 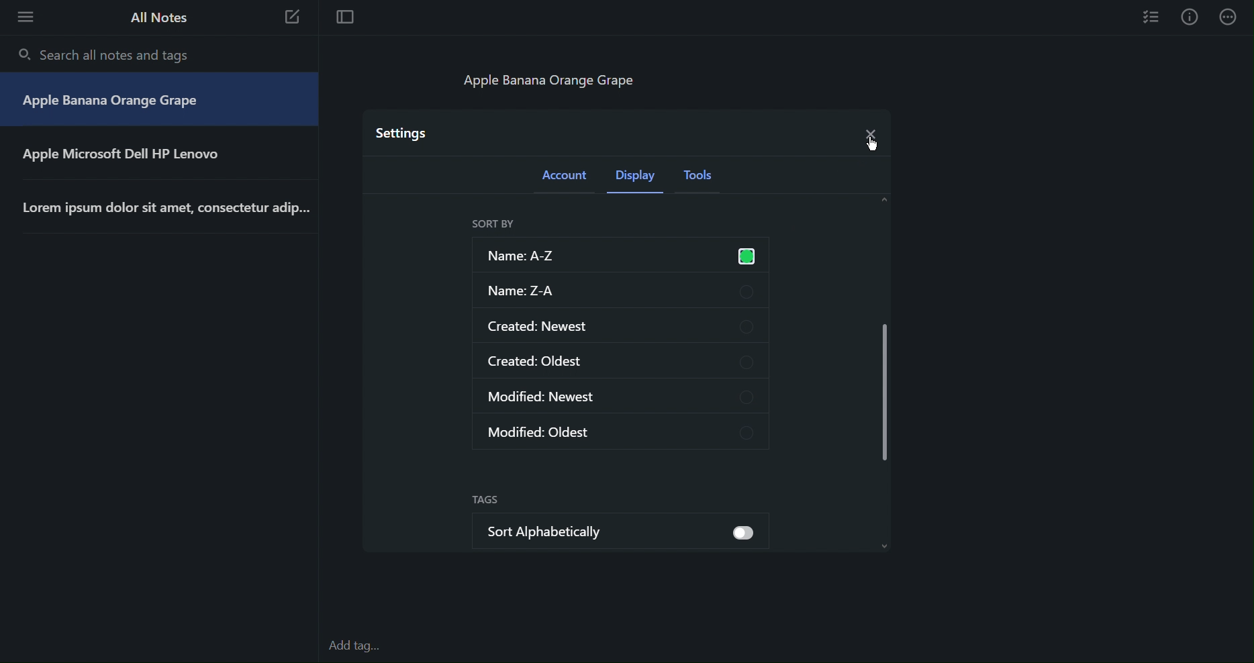 I want to click on Apple Banana Orange Grape, so click(x=113, y=103).